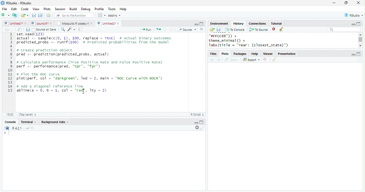 Image resolution: width=365 pixels, height=192 pixels. Describe the element at coordinates (84, 92) in the screenshot. I see `cursor` at that location.